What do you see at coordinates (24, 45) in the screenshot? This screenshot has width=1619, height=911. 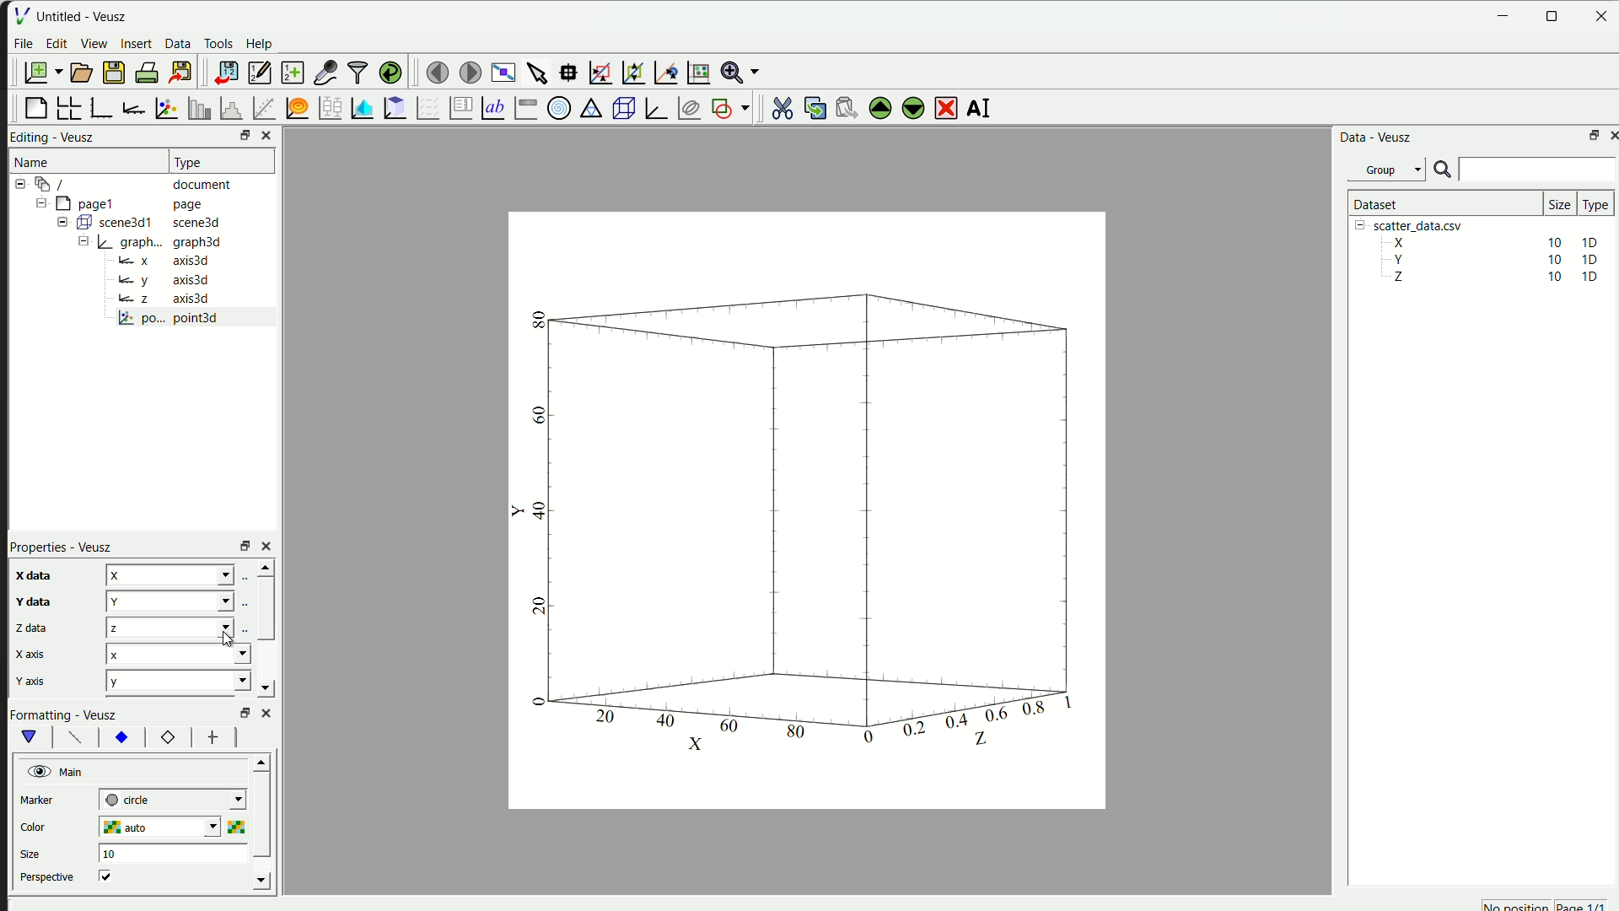 I see `File` at bounding box center [24, 45].